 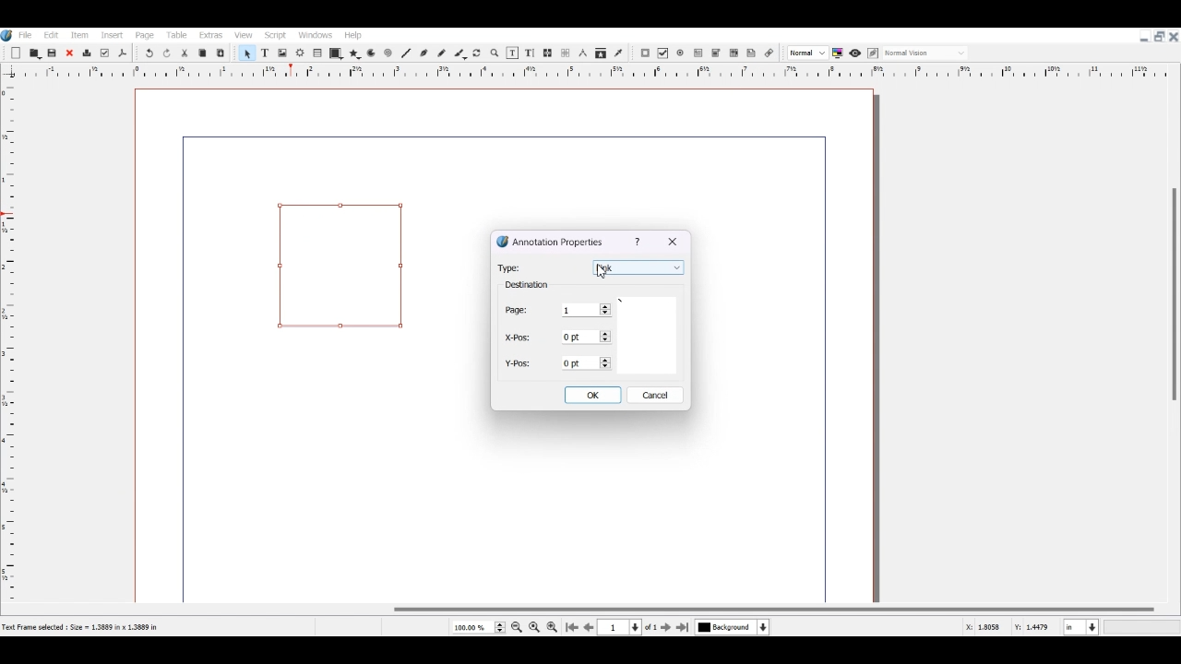 What do you see at coordinates (579, 73) in the screenshot?
I see `Vertical scale` at bounding box center [579, 73].